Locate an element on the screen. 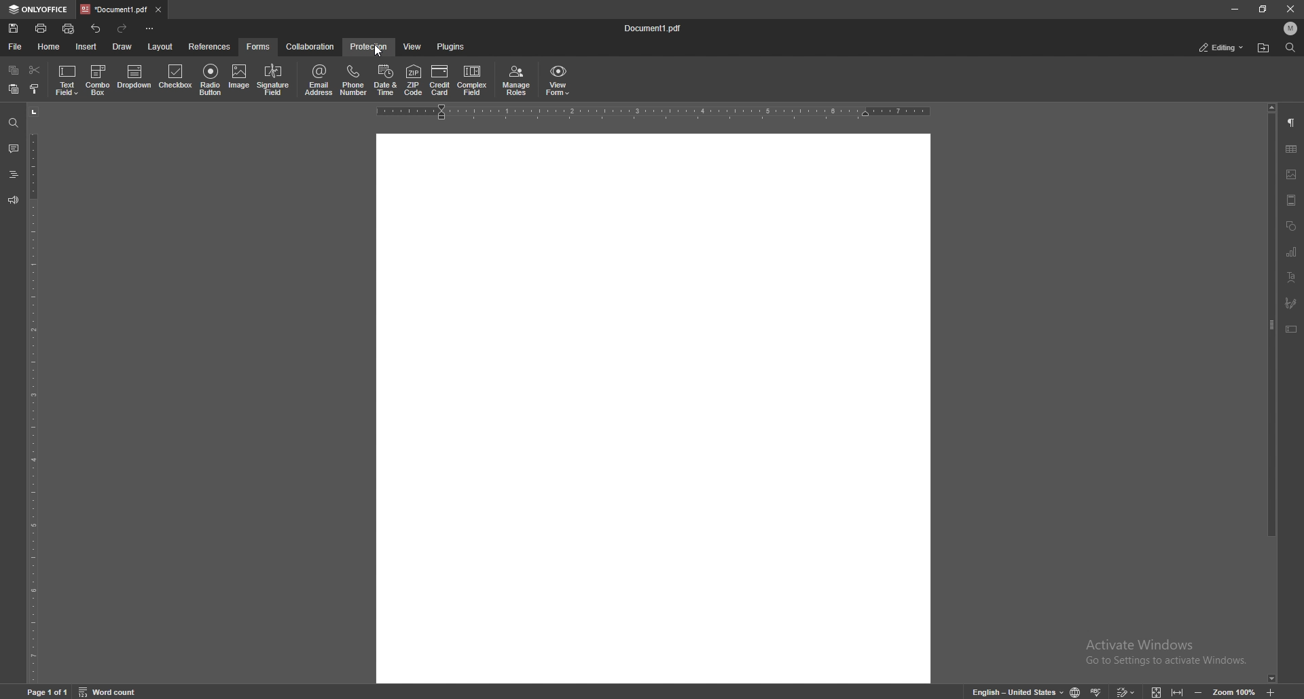 This screenshot has height=699, width=1304. chart is located at coordinates (1292, 252).